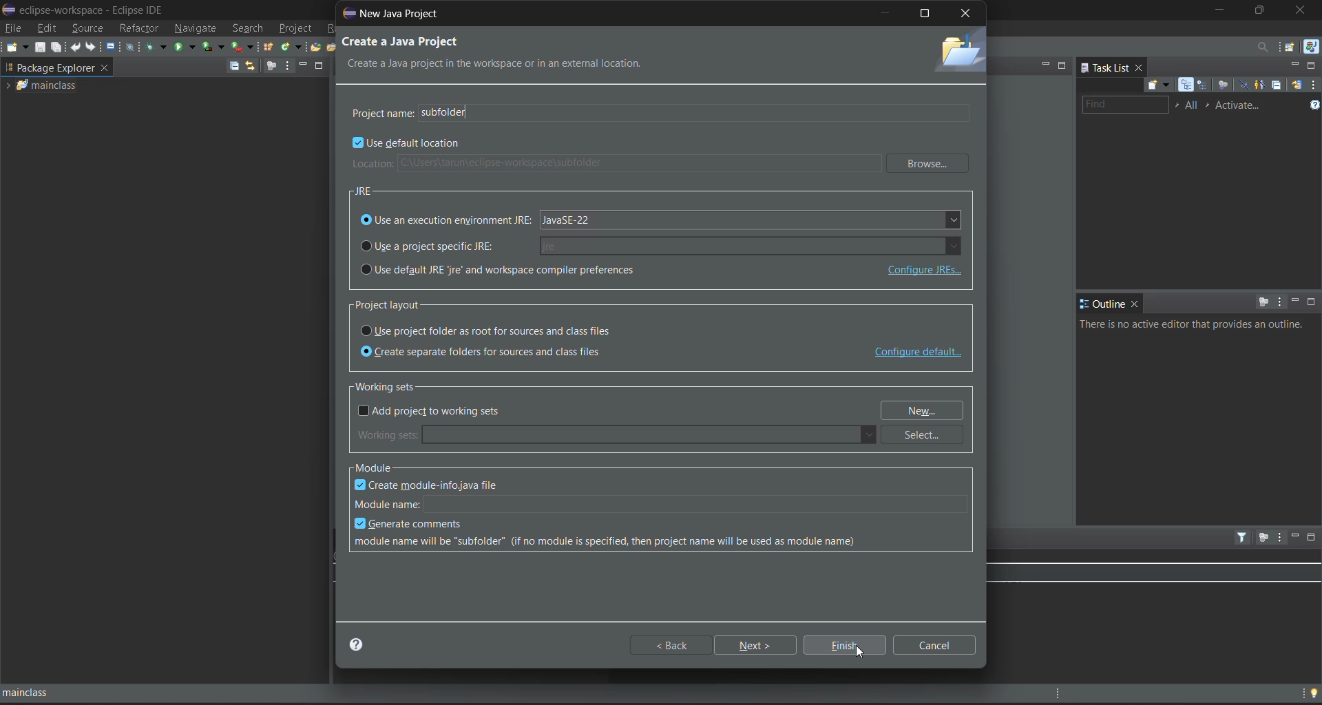 This screenshot has height=705, width=1322. I want to click on close, so click(965, 15).